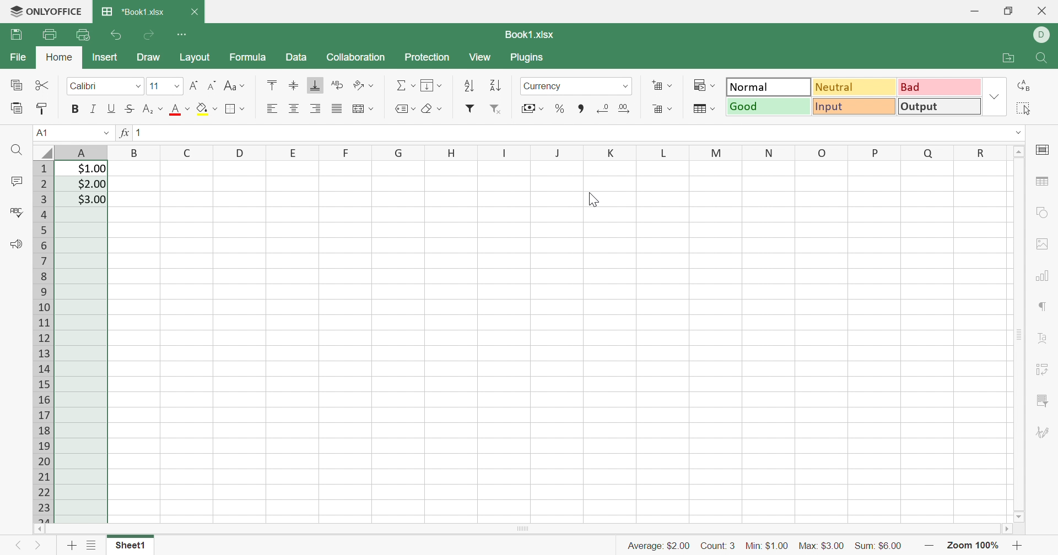 The image size is (1058, 555). Describe the element at coordinates (1043, 277) in the screenshot. I see `Chart settings` at that location.